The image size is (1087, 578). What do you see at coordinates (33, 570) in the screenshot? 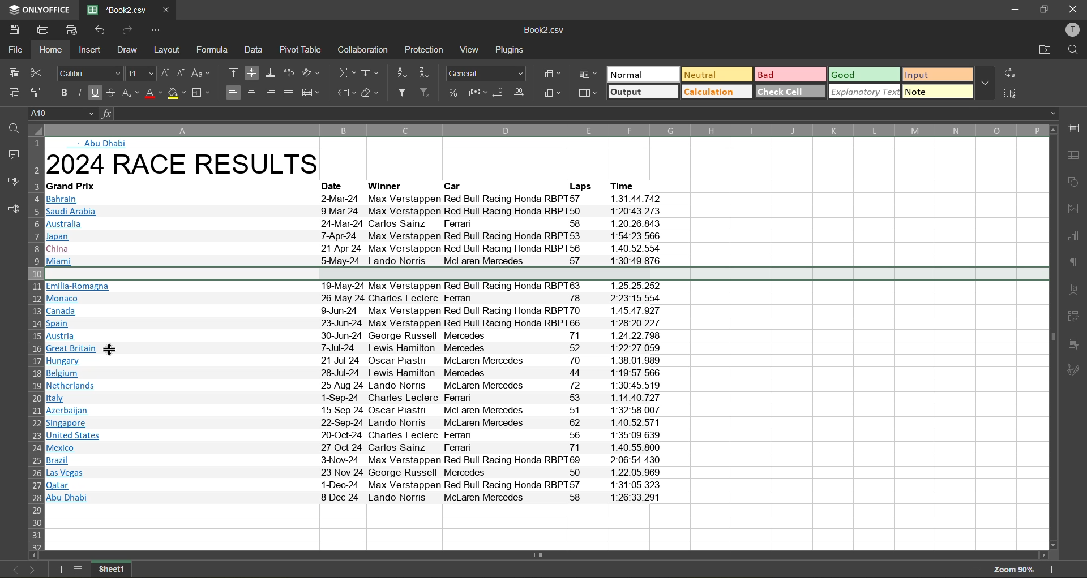
I see `next` at bounding box center [33, 570].